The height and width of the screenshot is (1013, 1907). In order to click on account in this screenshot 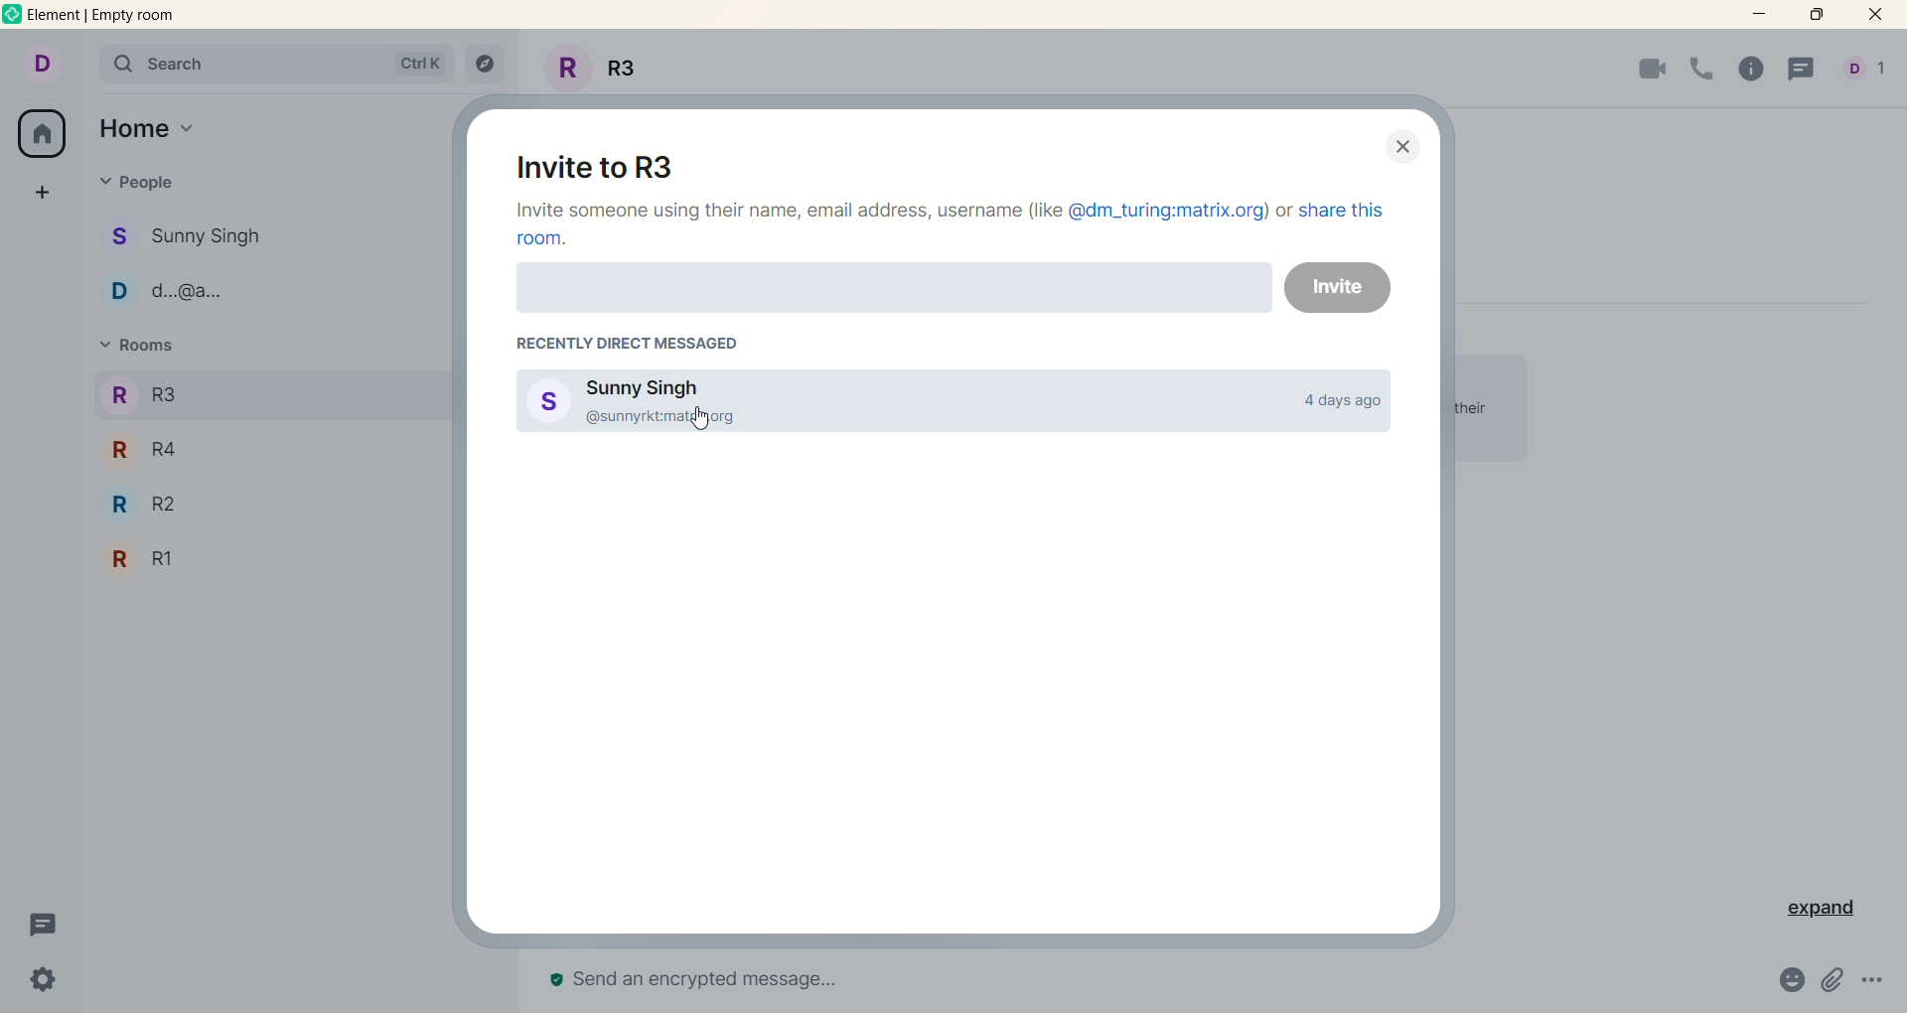, I will do `click(39, 63)`.